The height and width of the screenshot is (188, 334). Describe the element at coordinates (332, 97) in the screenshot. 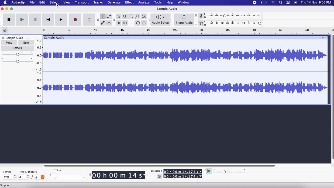

I see `Vertical scroll bar` at that location.